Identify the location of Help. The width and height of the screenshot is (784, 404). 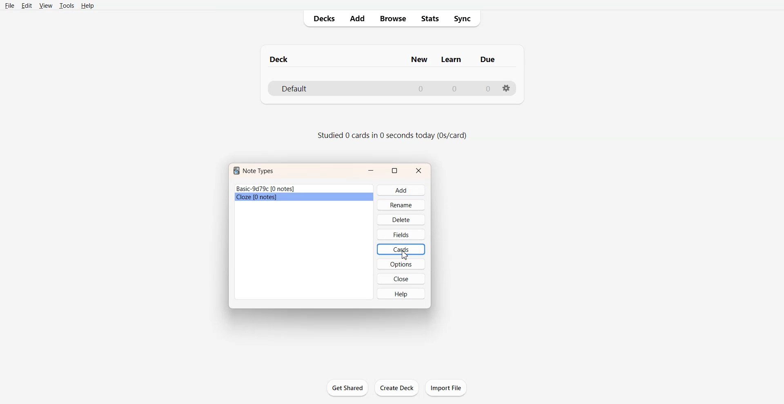
(87, 5).